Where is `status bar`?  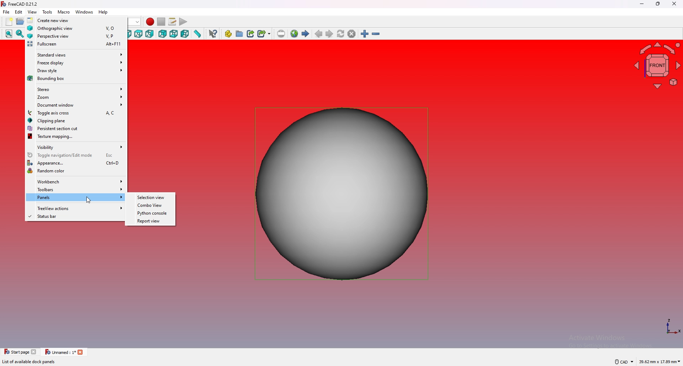 status bar is located at coordinates (75, 217).